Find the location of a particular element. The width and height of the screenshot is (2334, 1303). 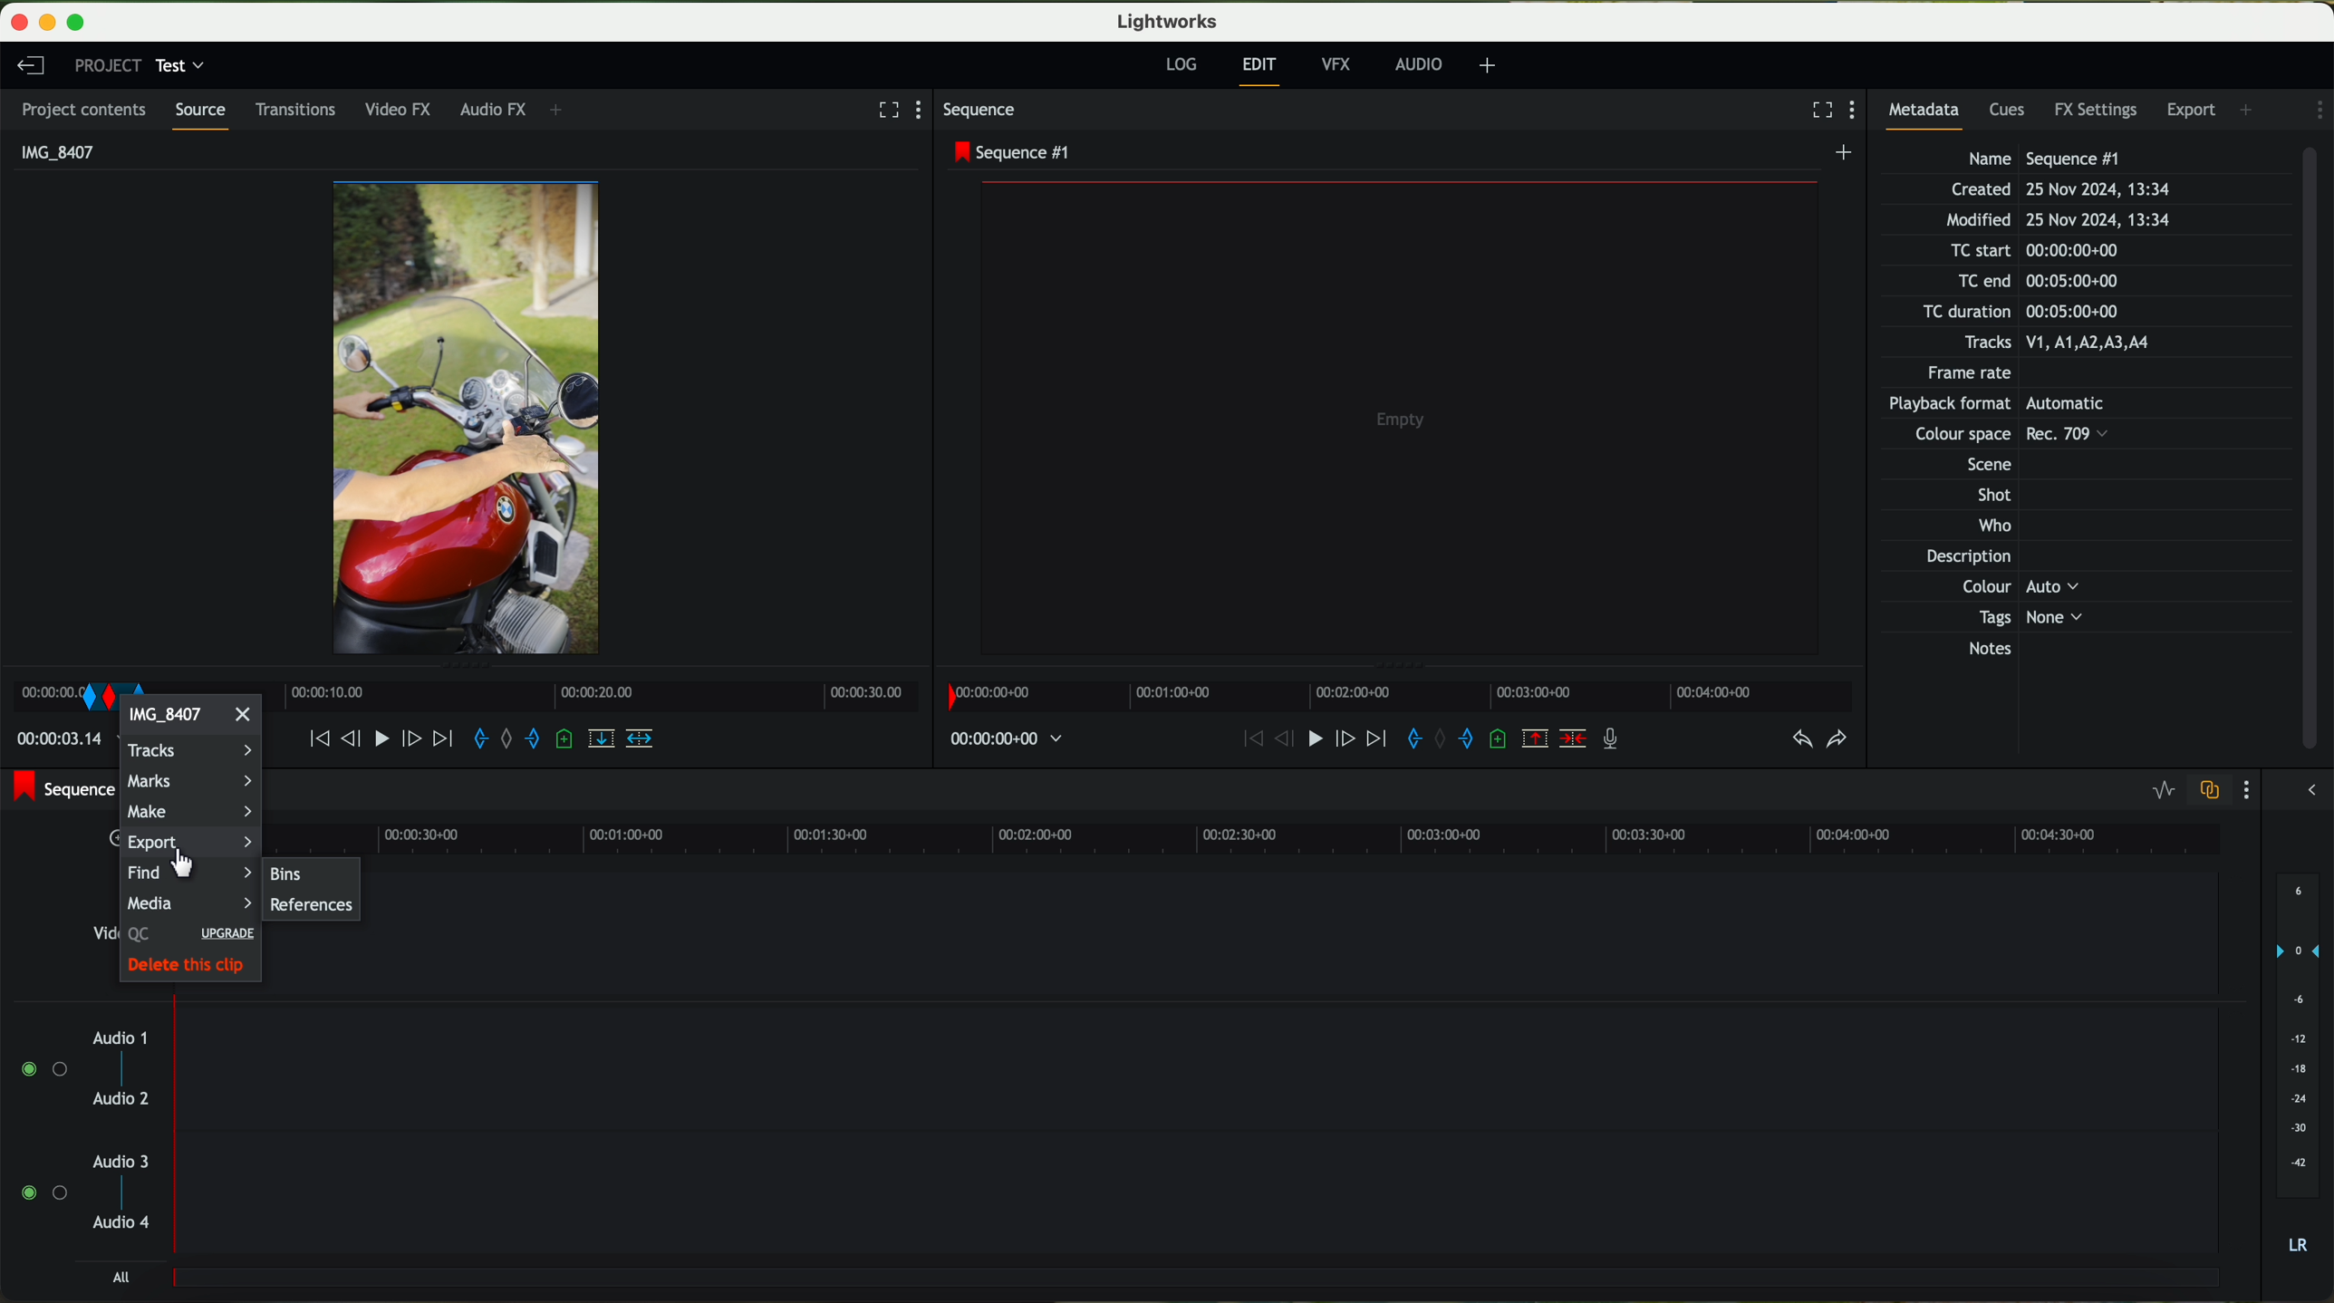

metadata is located at coordinates (1931, 114).